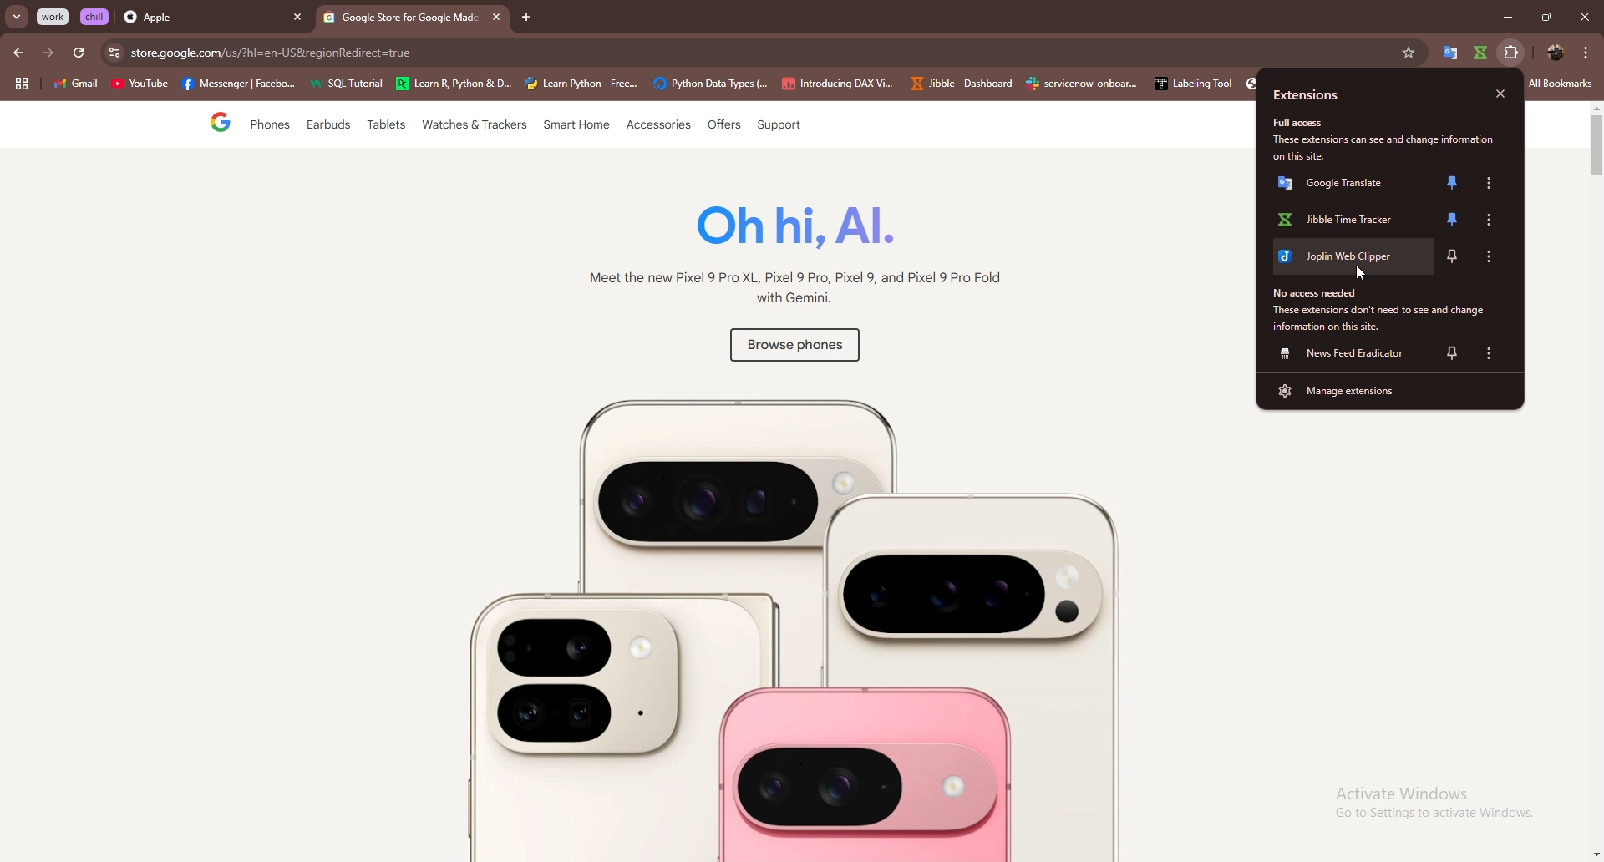 The width and height of the screenshot is (1604, 862). What do you see at coordinates (198, 18) in the screenshot?
I see `Apple` at bounding box center [198, 18].